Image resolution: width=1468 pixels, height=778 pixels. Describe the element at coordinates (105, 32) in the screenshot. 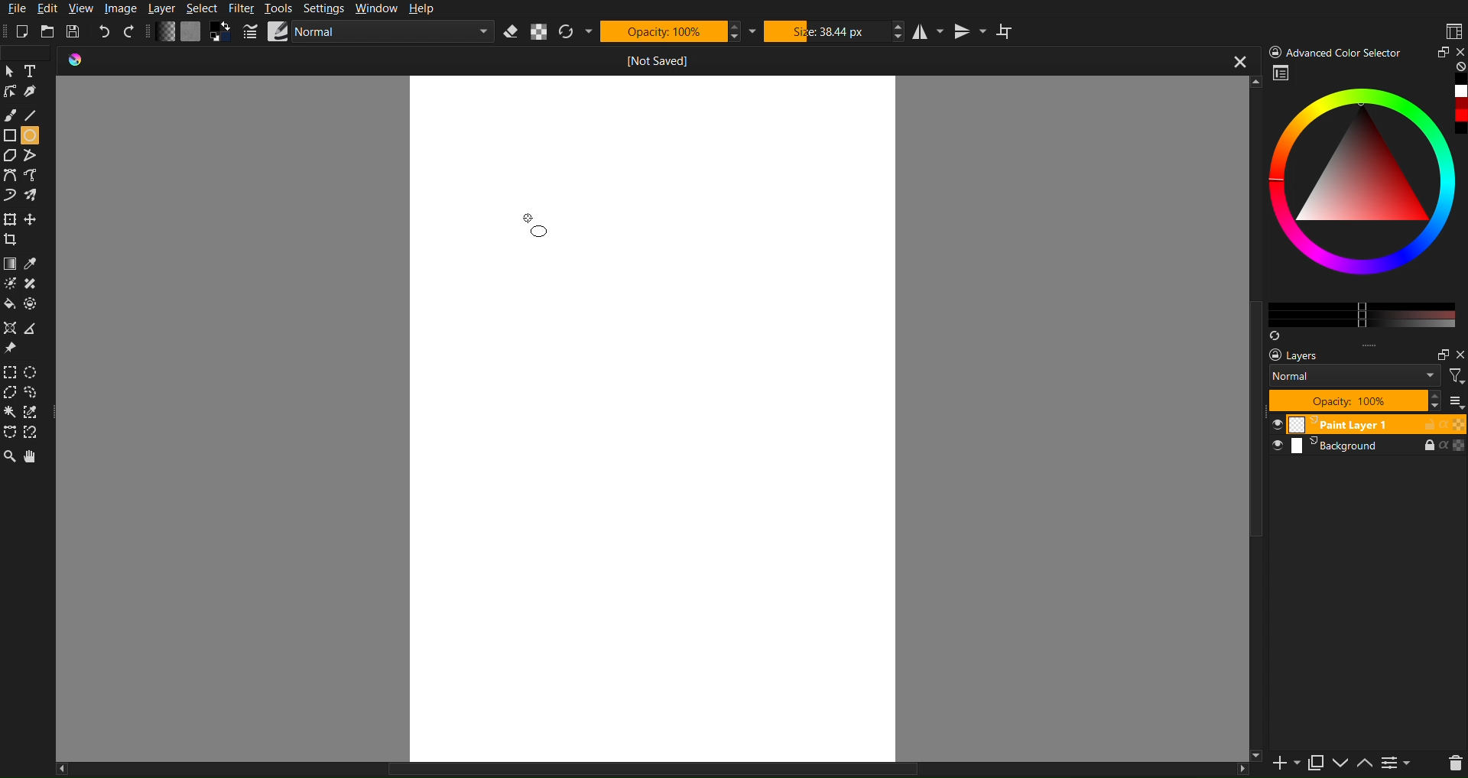

I see `Undo` at that location.